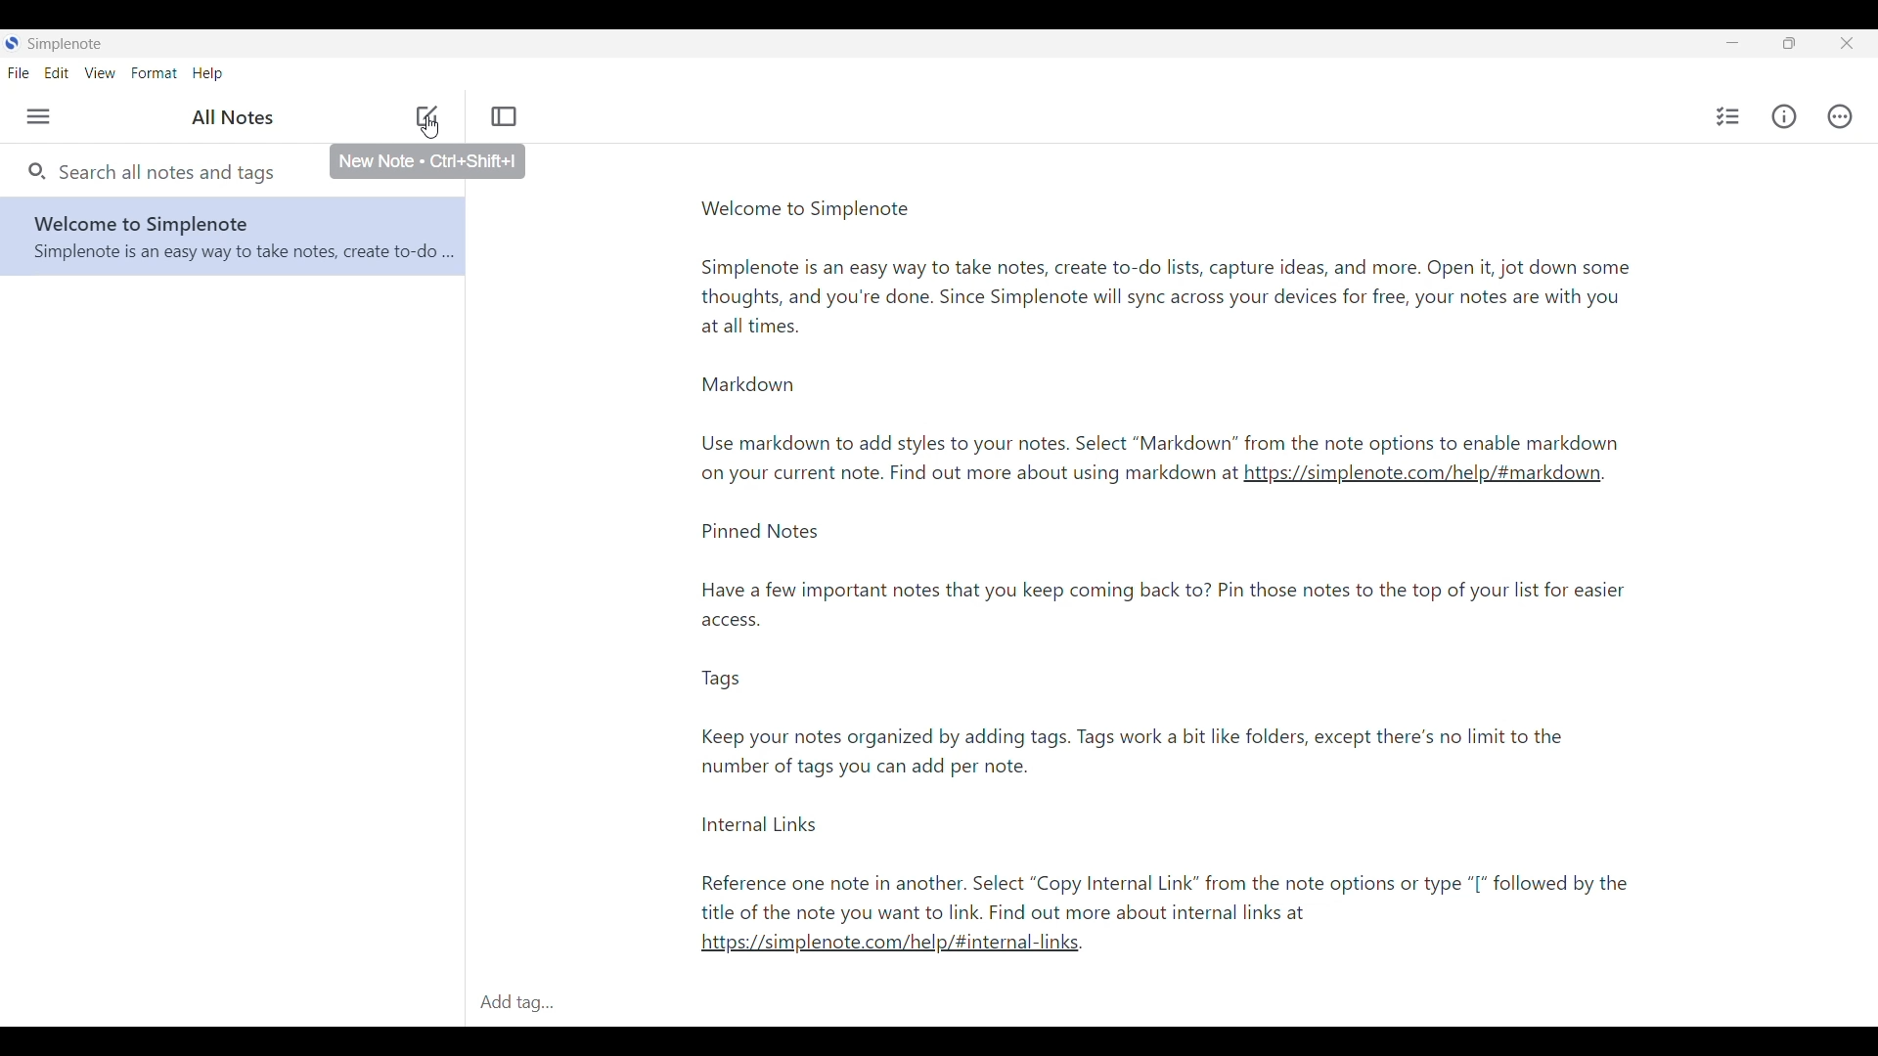 The height and width of the screenshot is (1056, 1878). I want to click on Actions, so click(1840, 116).